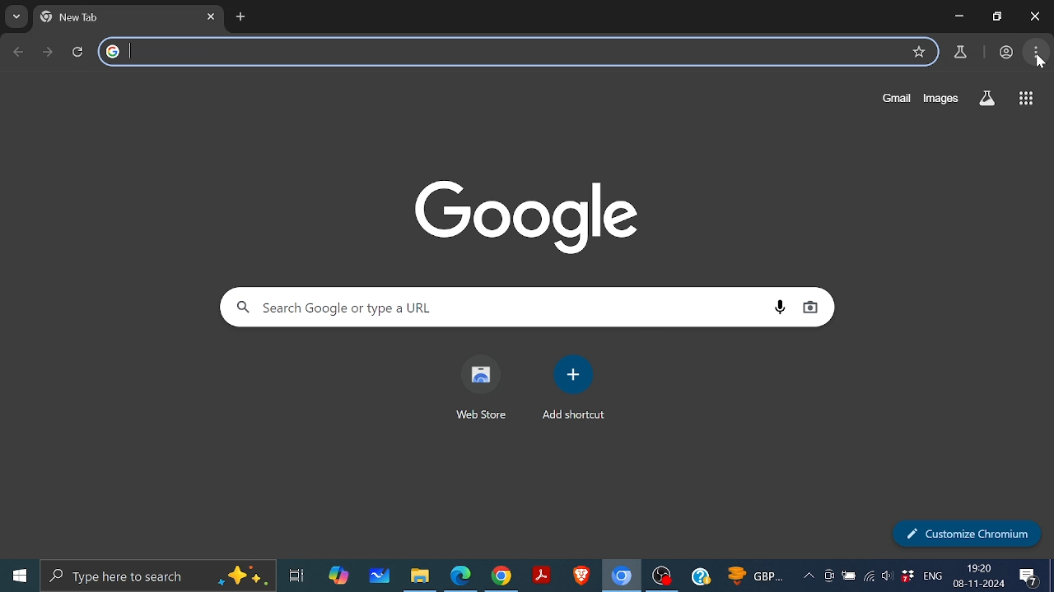  I want to click on Google Icon, so click(532, 215).